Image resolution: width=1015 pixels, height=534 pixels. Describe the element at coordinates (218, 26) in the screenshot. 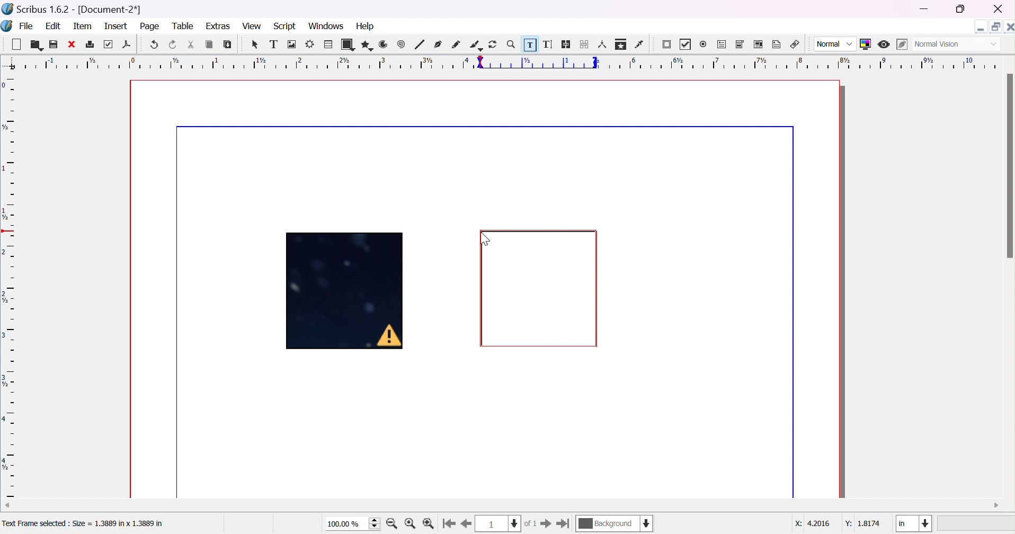

I see `extras` at that location.